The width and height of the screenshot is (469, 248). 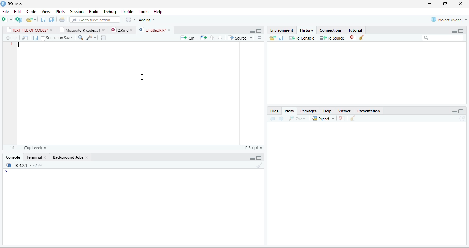 I want to click on open folder, so click(x=273, y=38).